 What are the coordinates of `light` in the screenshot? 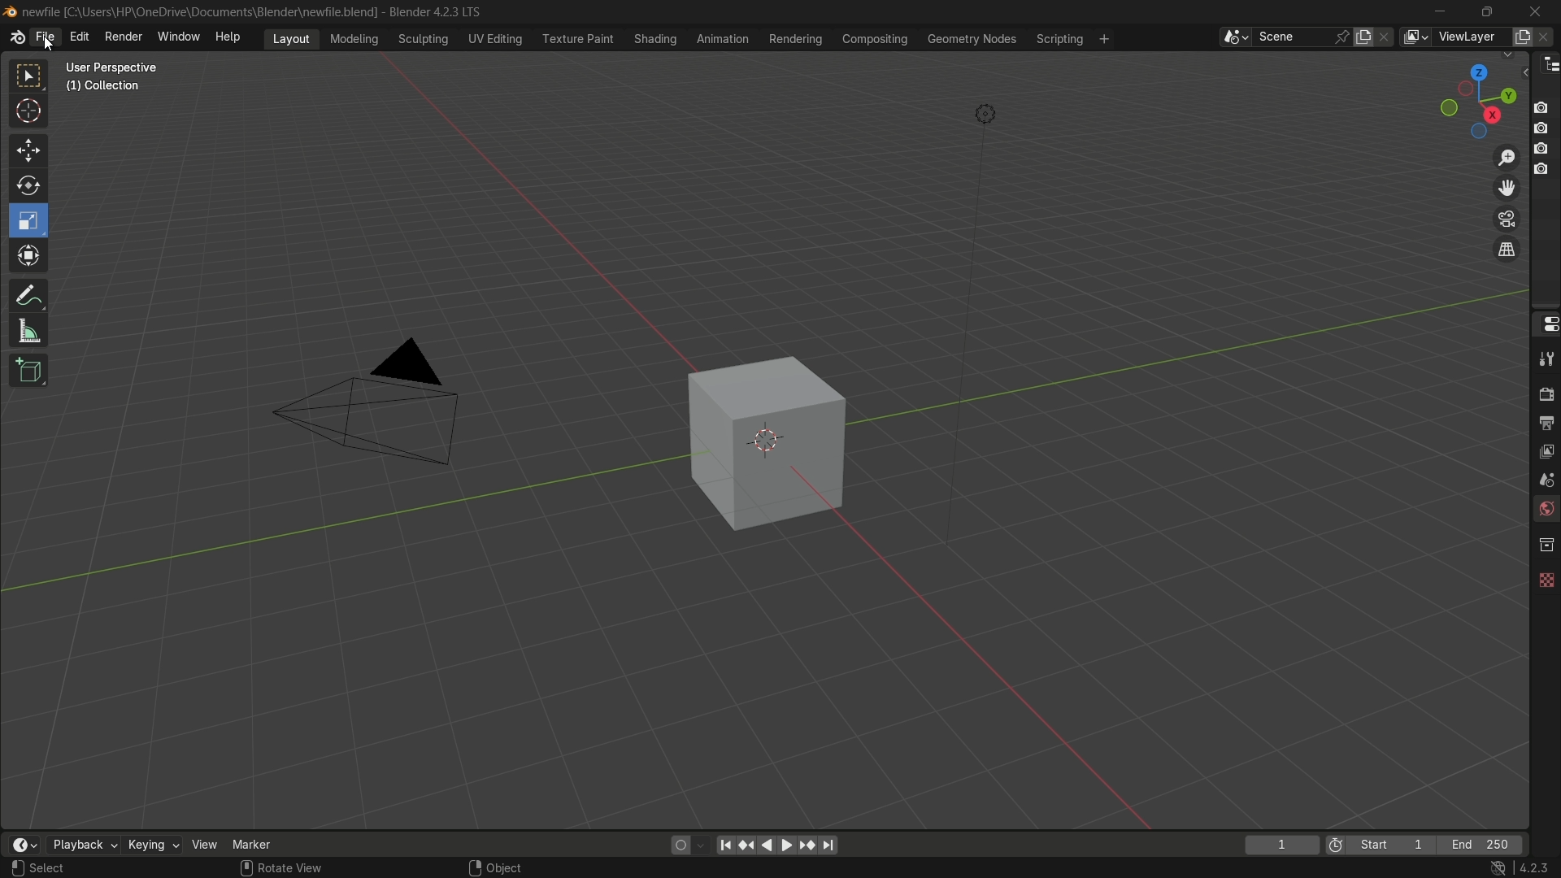 It's located at (985, 117).